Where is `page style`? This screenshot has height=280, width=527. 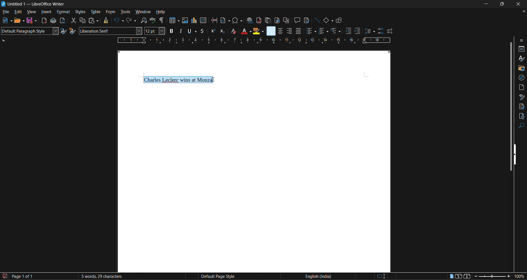 page style is located at coordinates (217, 276).